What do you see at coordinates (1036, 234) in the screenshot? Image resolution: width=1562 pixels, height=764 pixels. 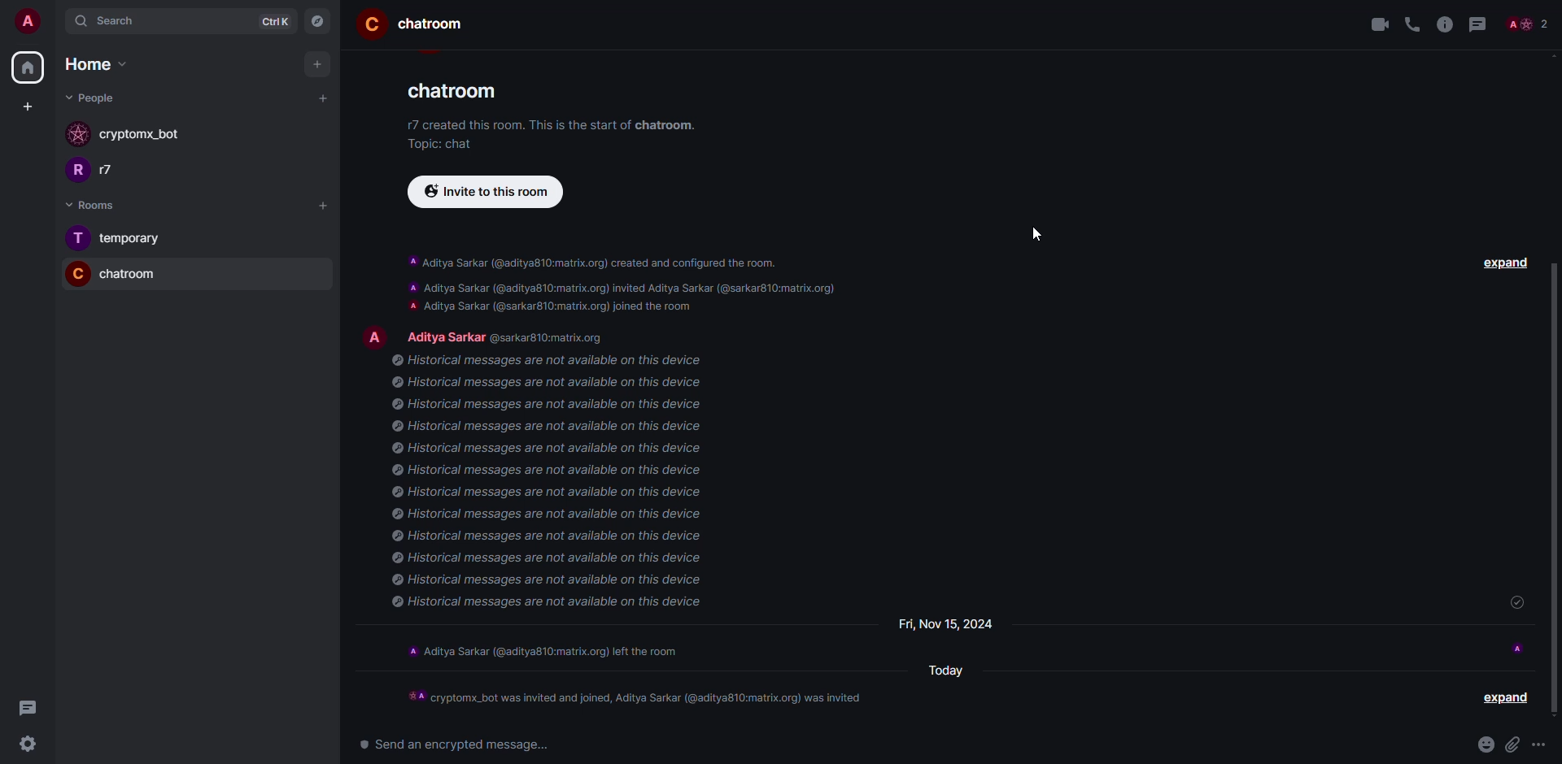 I see `cursor` at bounding box center [1036, 234].